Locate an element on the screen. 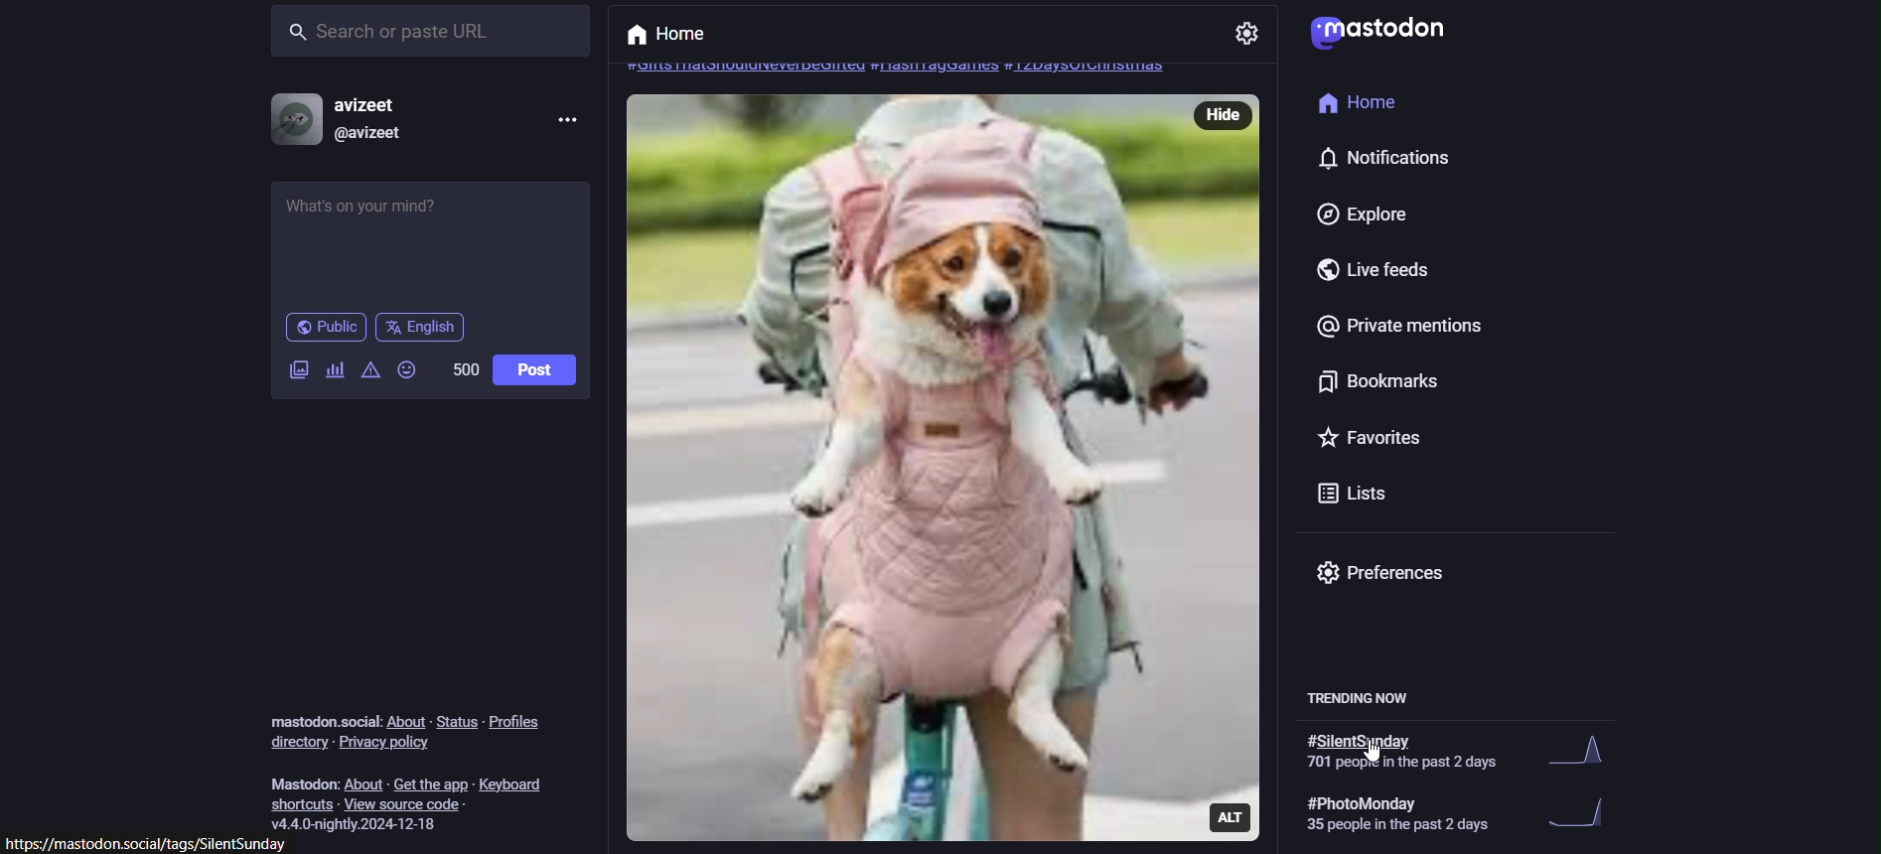 The width and height of the screenshot is (1881, 854). view source code is located at coordinates (418, 805).